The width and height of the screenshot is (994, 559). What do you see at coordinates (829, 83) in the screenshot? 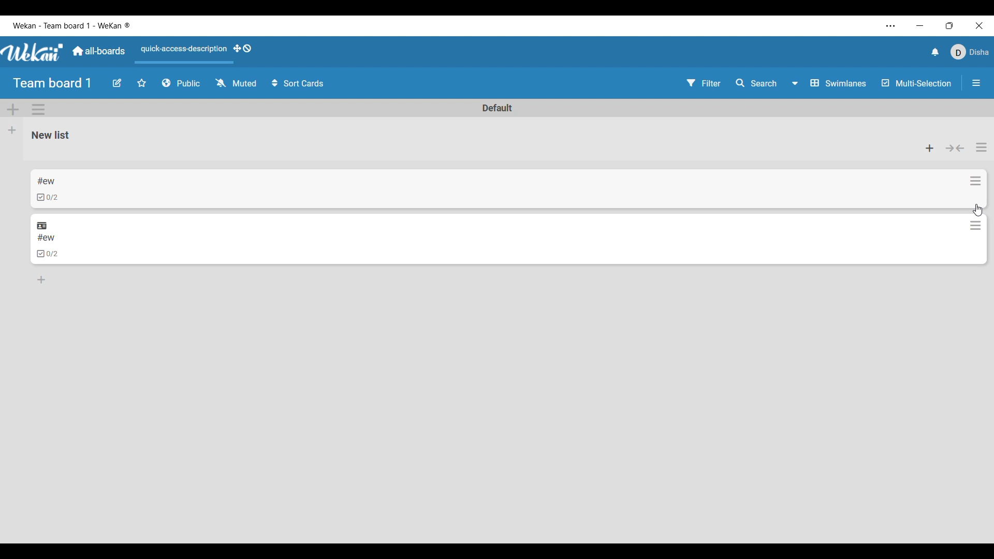
I see `Board view options` at bounding box center [829, 83].